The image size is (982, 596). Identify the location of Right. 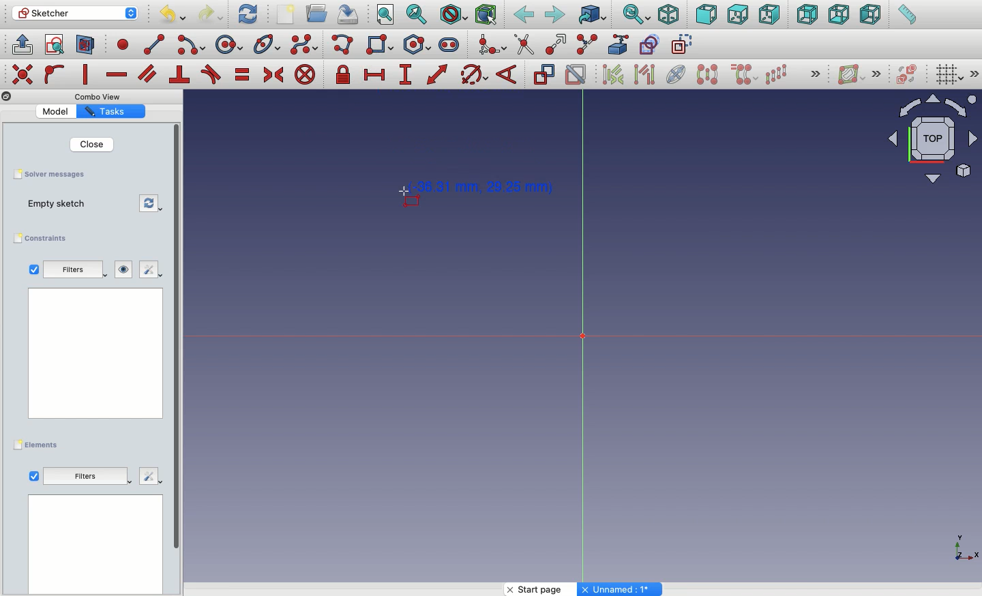
(771, 14).